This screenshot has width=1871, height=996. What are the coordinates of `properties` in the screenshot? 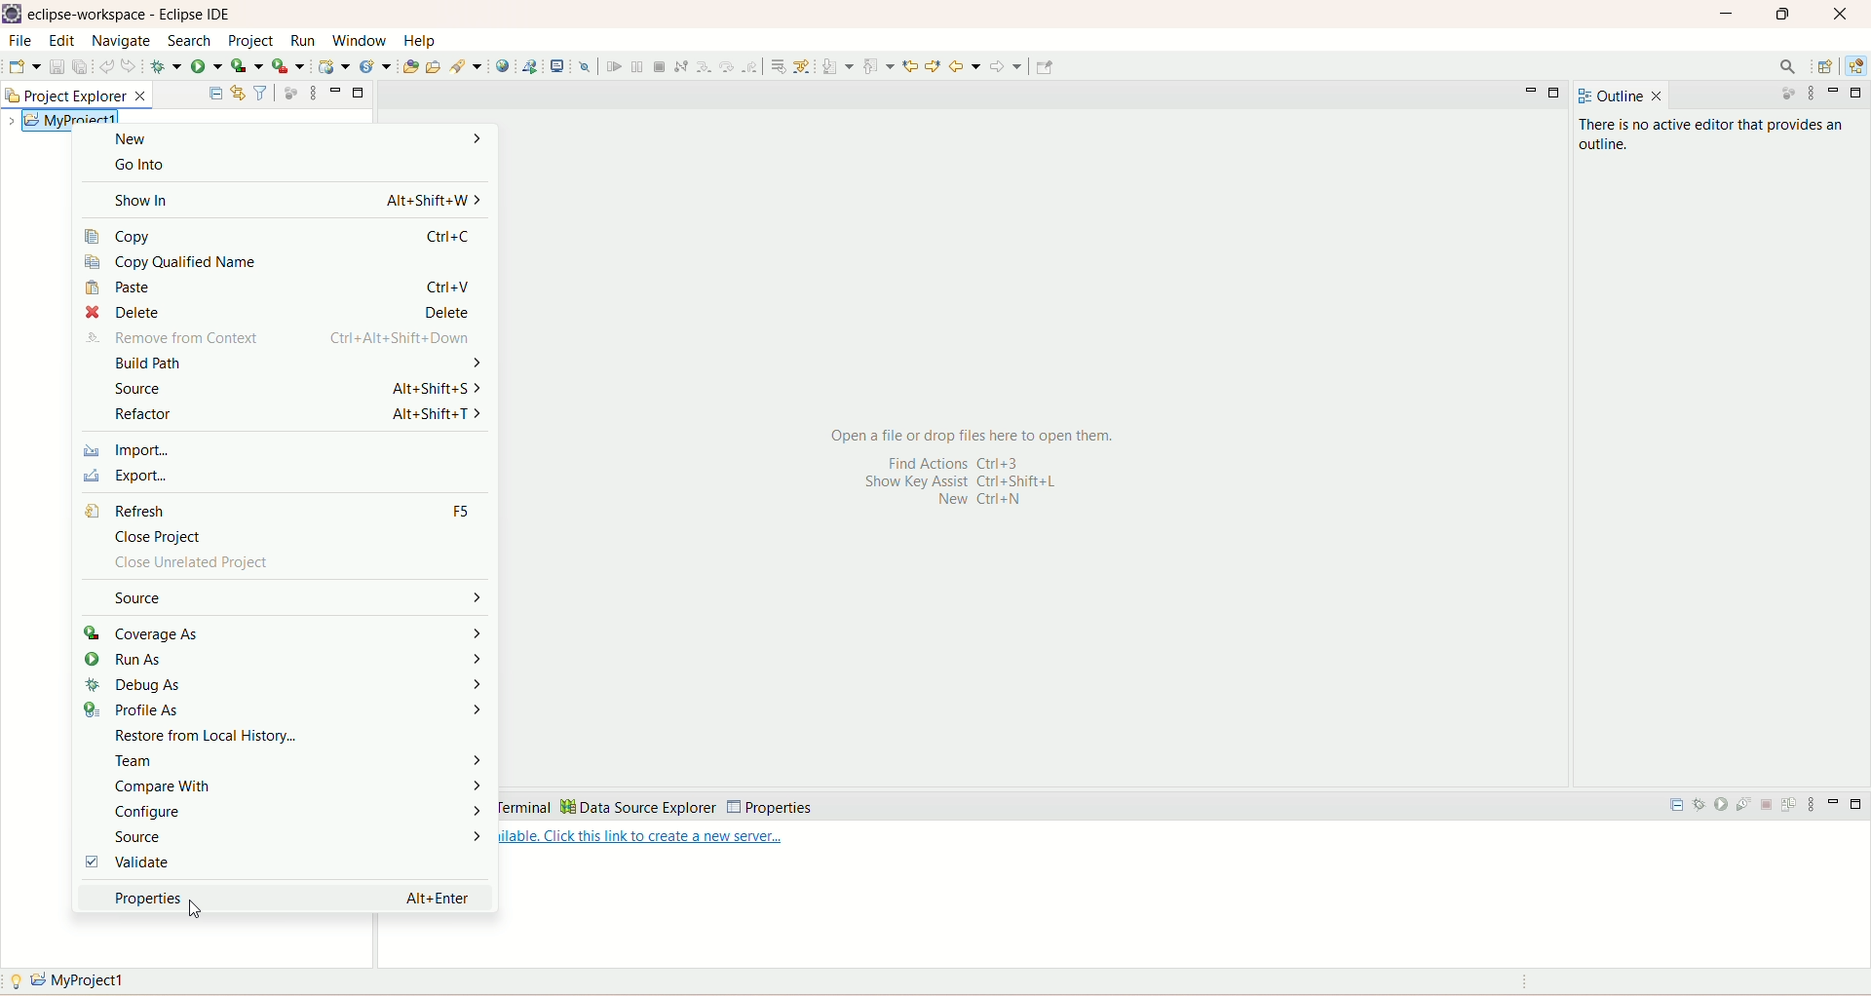 It's located at (769, 807).